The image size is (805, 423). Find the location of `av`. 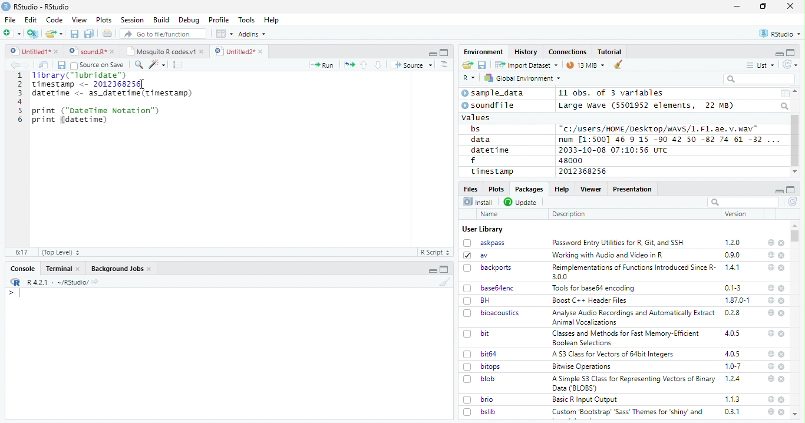

av is located at coordinates (476, 255).